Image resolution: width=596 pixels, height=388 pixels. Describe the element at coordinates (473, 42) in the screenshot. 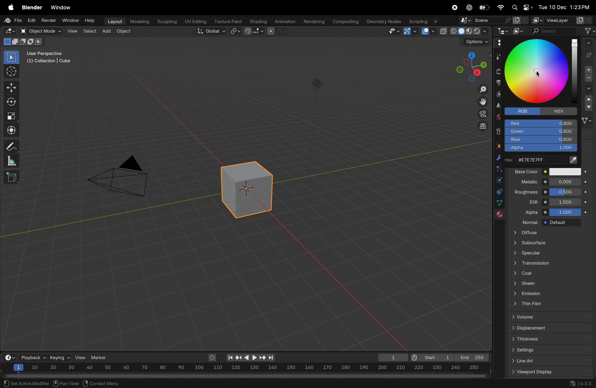

I see `options` at that location.